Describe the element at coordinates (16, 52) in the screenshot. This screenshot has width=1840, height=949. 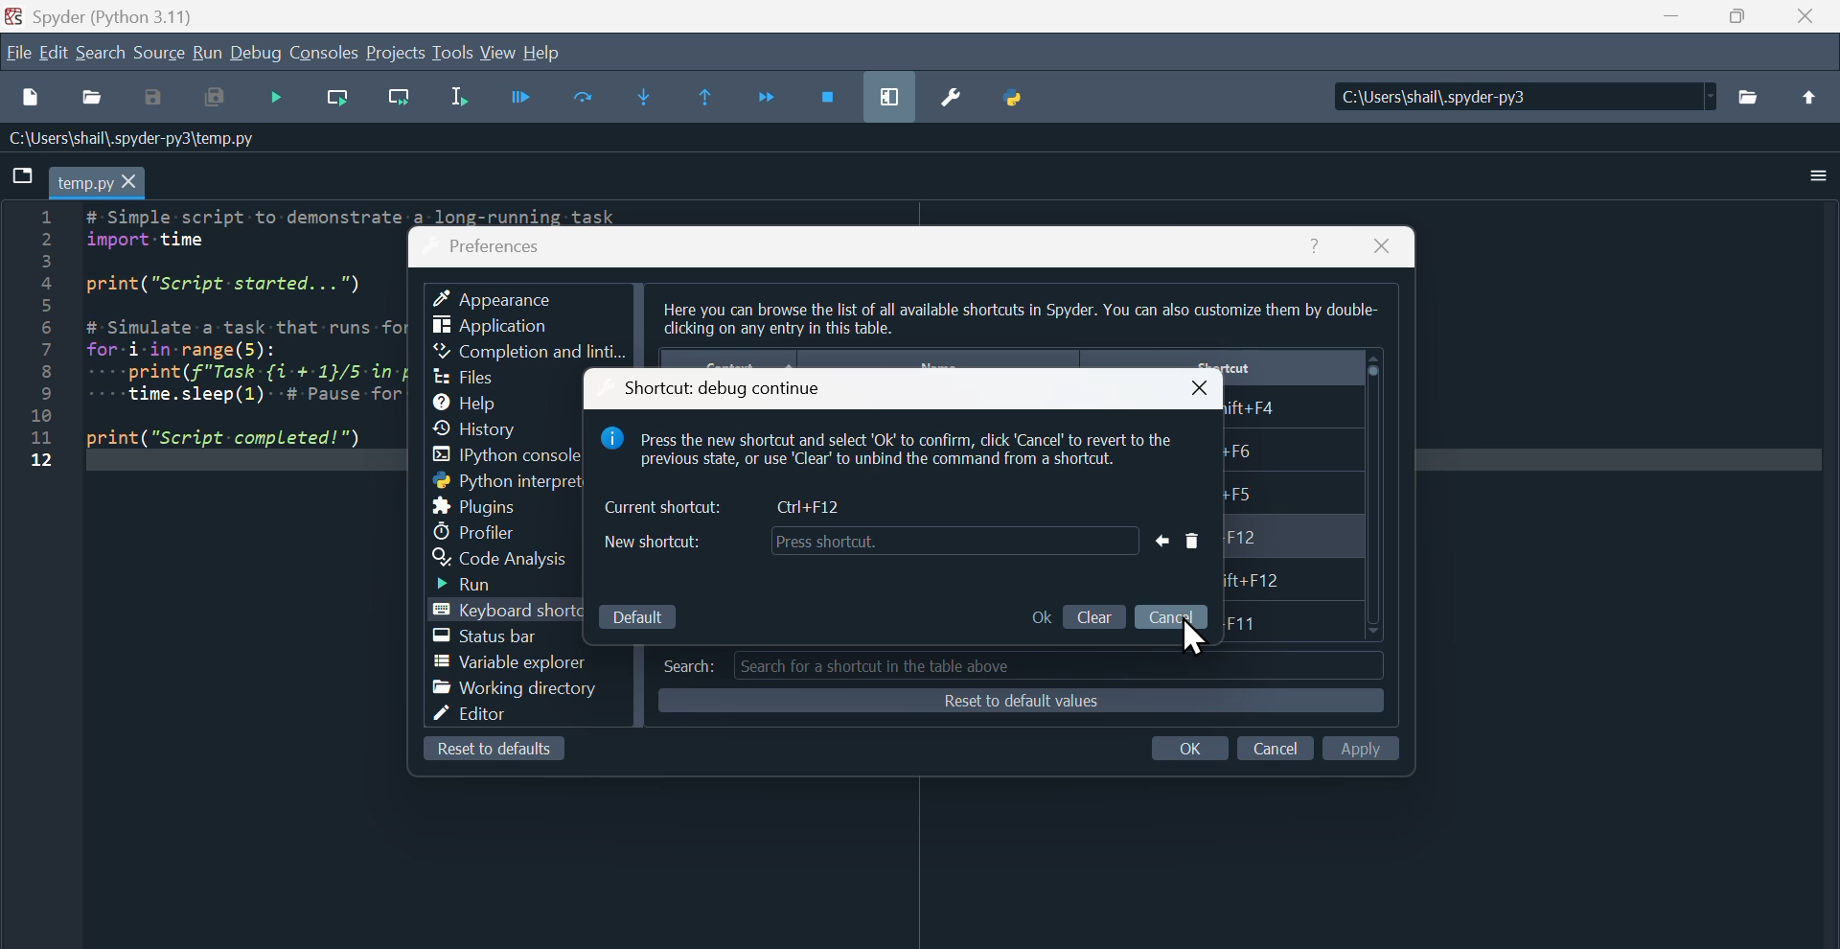
I see `File` at that location.